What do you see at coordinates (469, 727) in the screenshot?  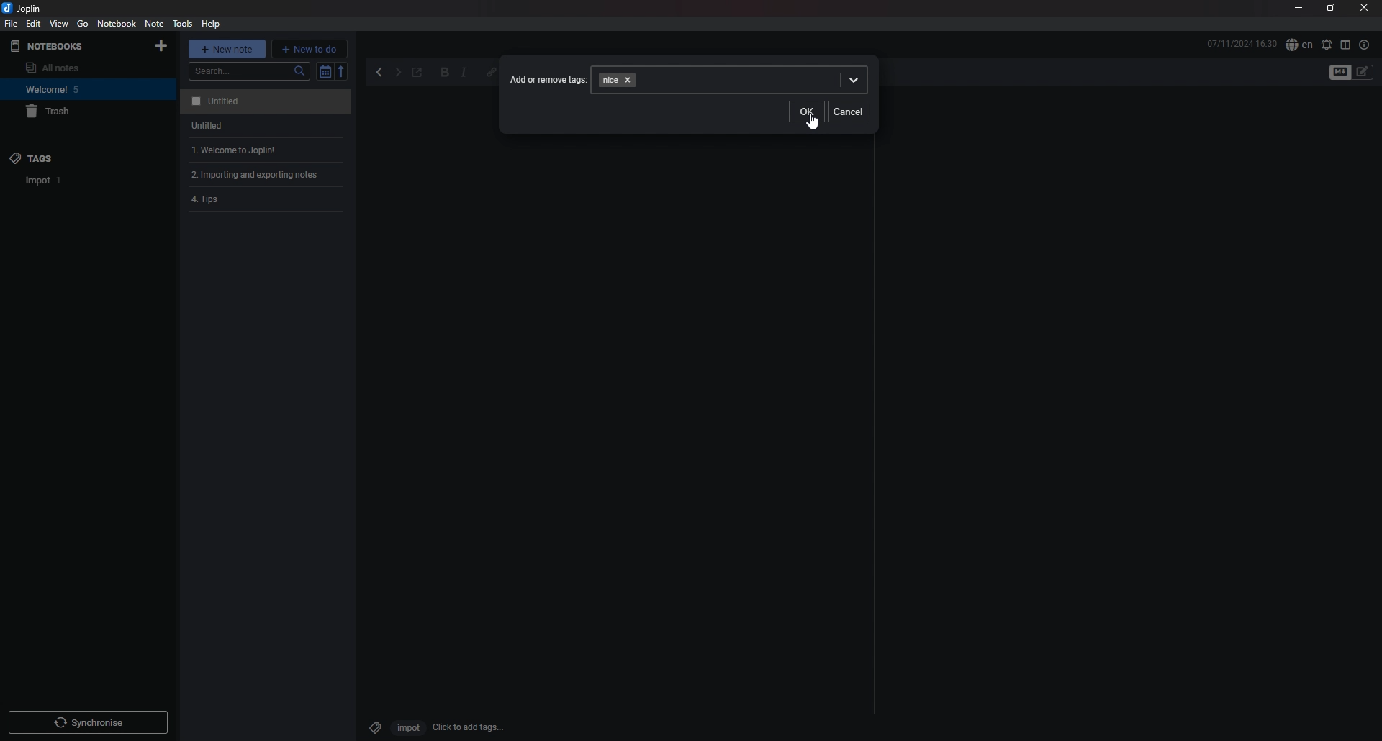 I see `add tags` at bounding box center [469, 727].